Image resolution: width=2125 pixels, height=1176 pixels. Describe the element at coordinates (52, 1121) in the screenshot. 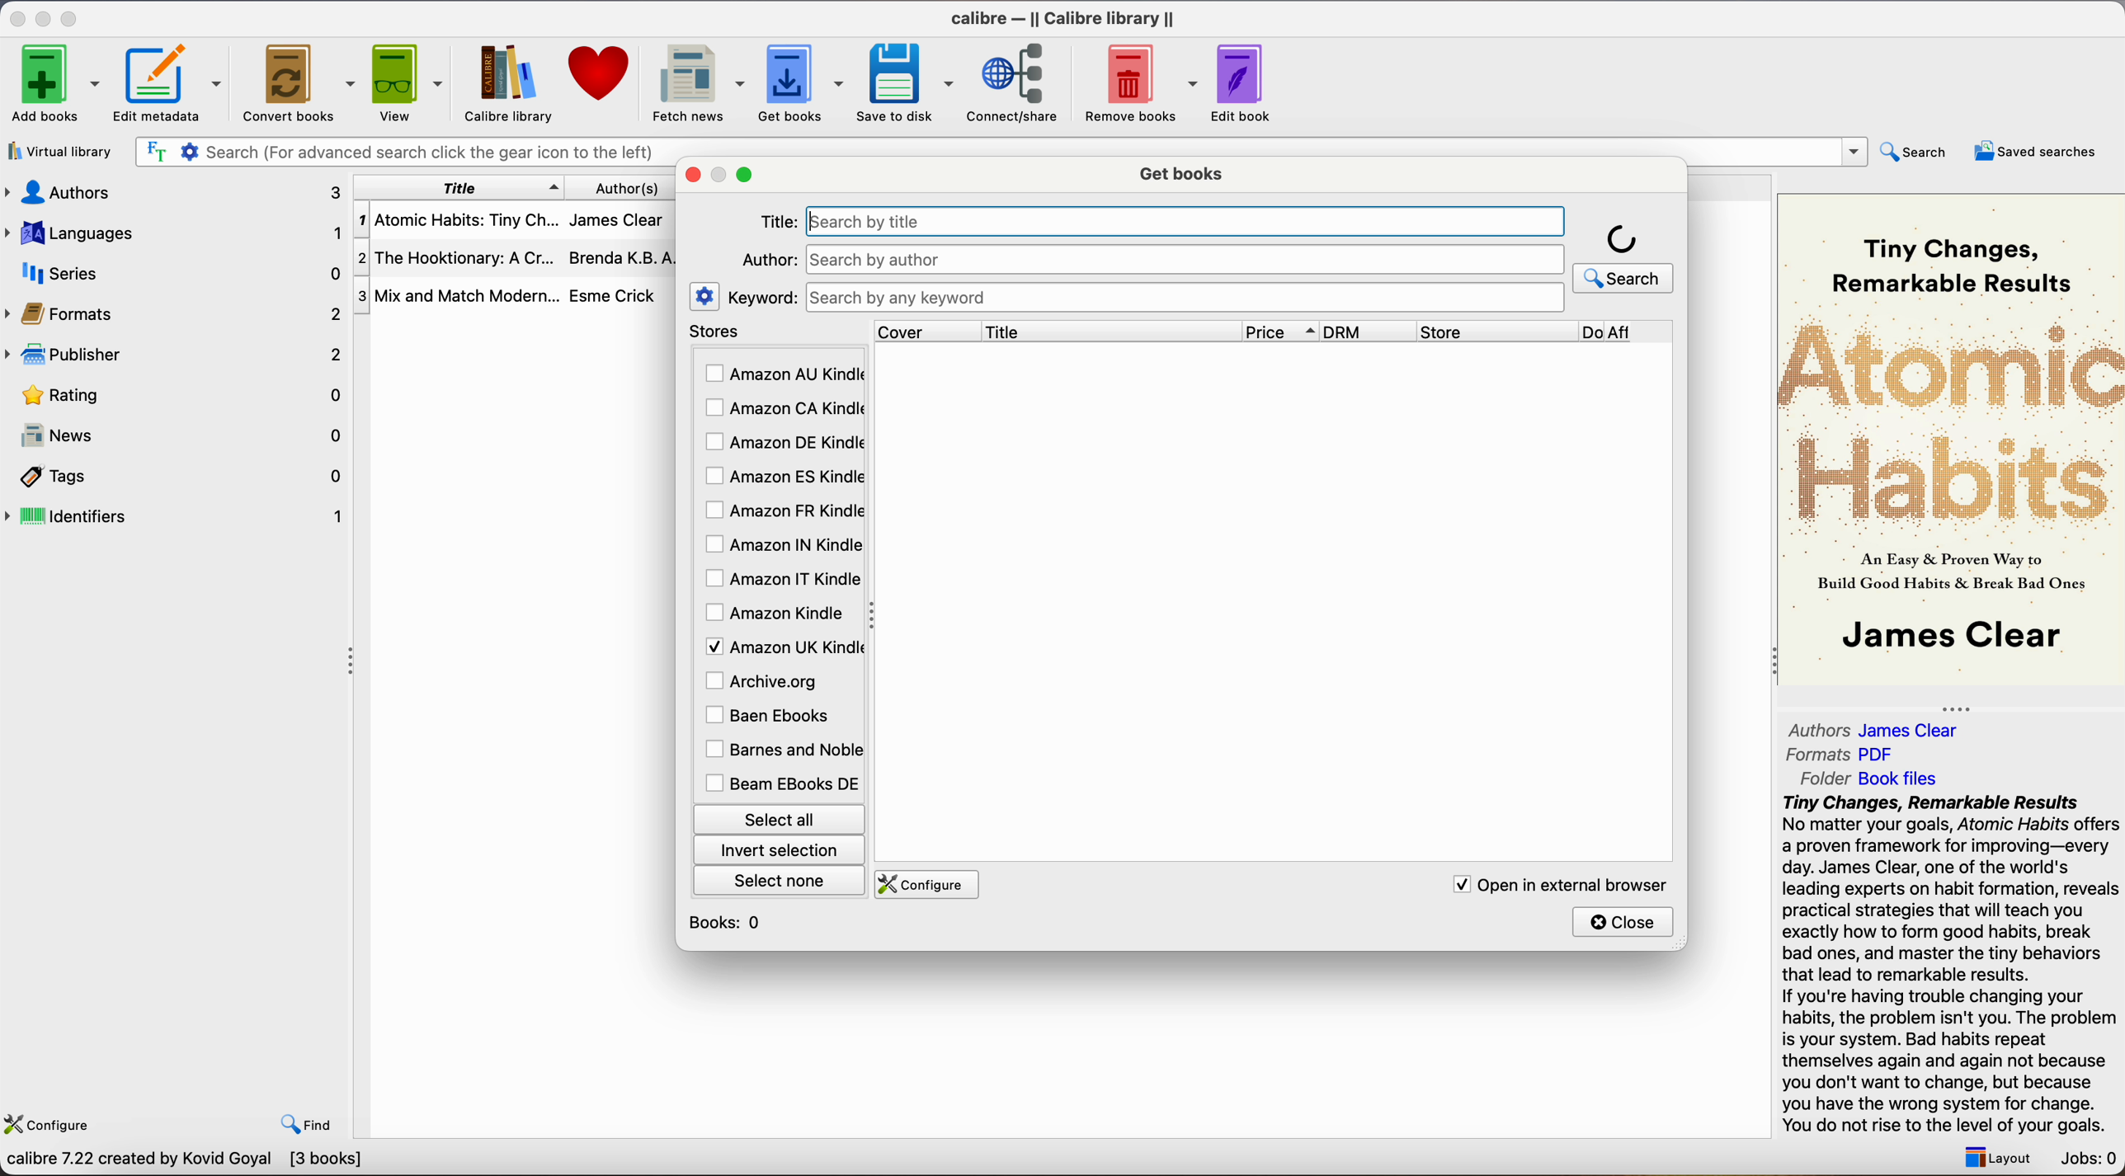

I see `configure` at that location.